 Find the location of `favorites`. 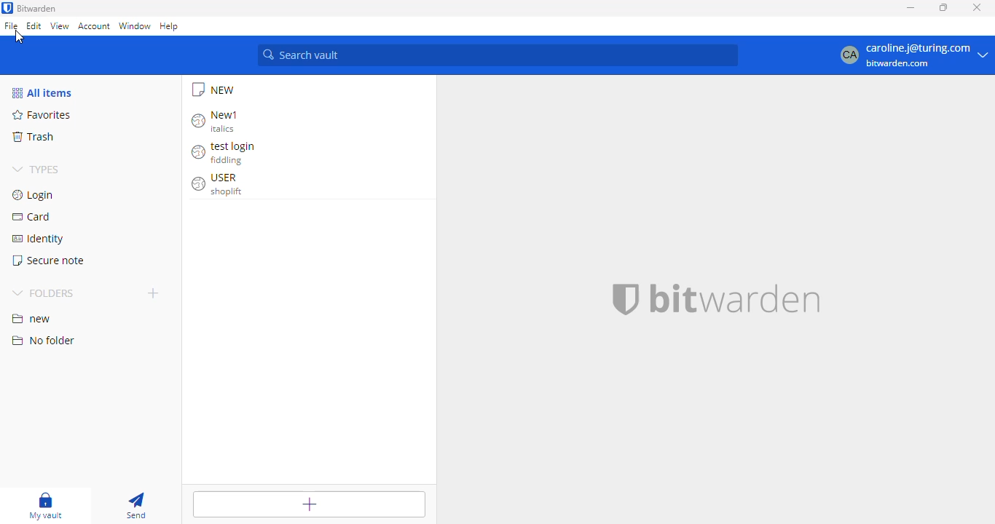

favorites is located at coordinates (42, 115).